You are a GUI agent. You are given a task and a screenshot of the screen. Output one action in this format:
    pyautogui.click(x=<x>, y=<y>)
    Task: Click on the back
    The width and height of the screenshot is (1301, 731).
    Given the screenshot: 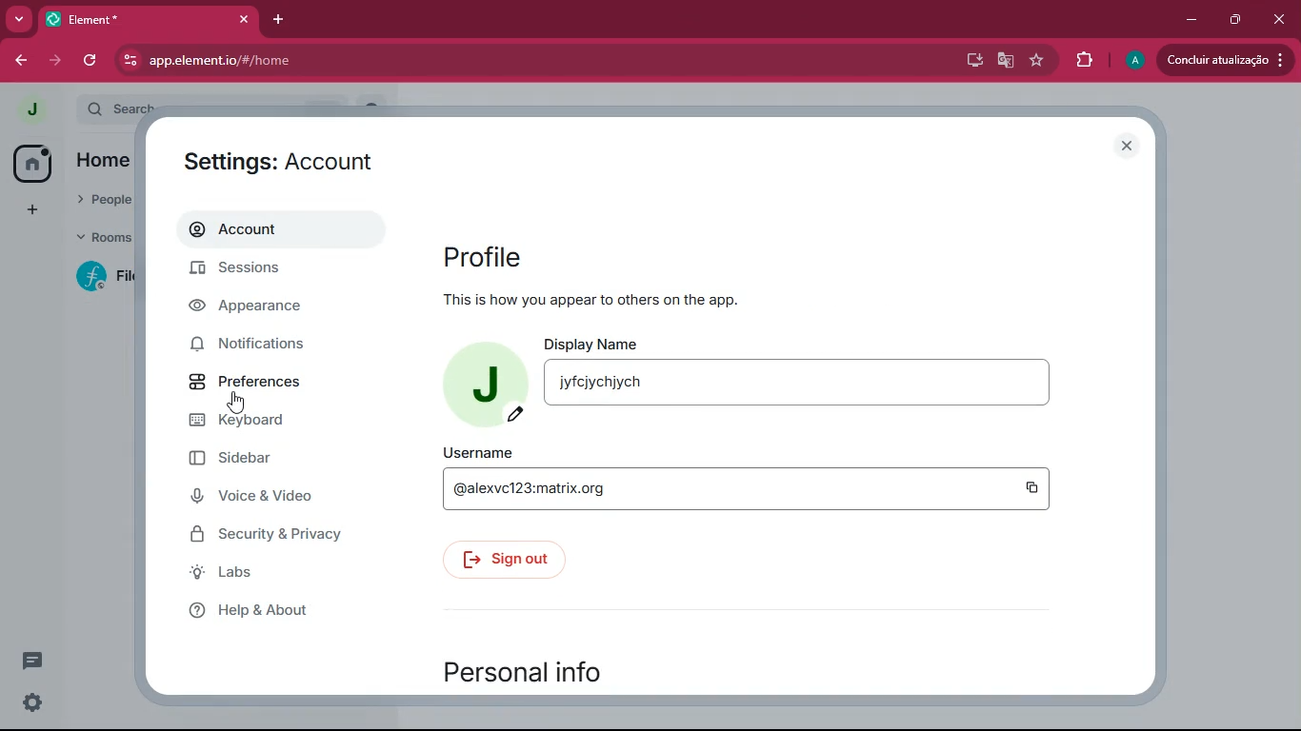 What is the action you would take?
    pyautogui.click(x=21, y=62)
    